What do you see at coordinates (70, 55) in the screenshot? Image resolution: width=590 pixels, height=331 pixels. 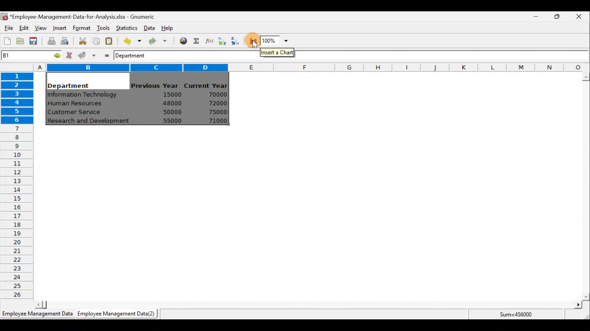 I see `Cancel change` at bounding box center [70, 55].